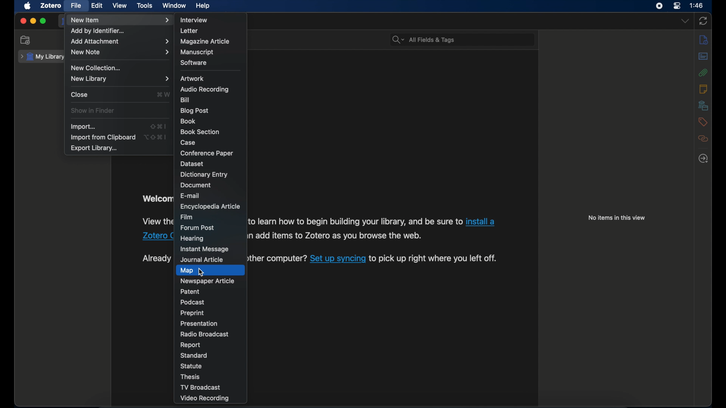  What do you see at coordinates (51, 6) in the screenshot?
I see `zotero` at bounding box center [51, 6].